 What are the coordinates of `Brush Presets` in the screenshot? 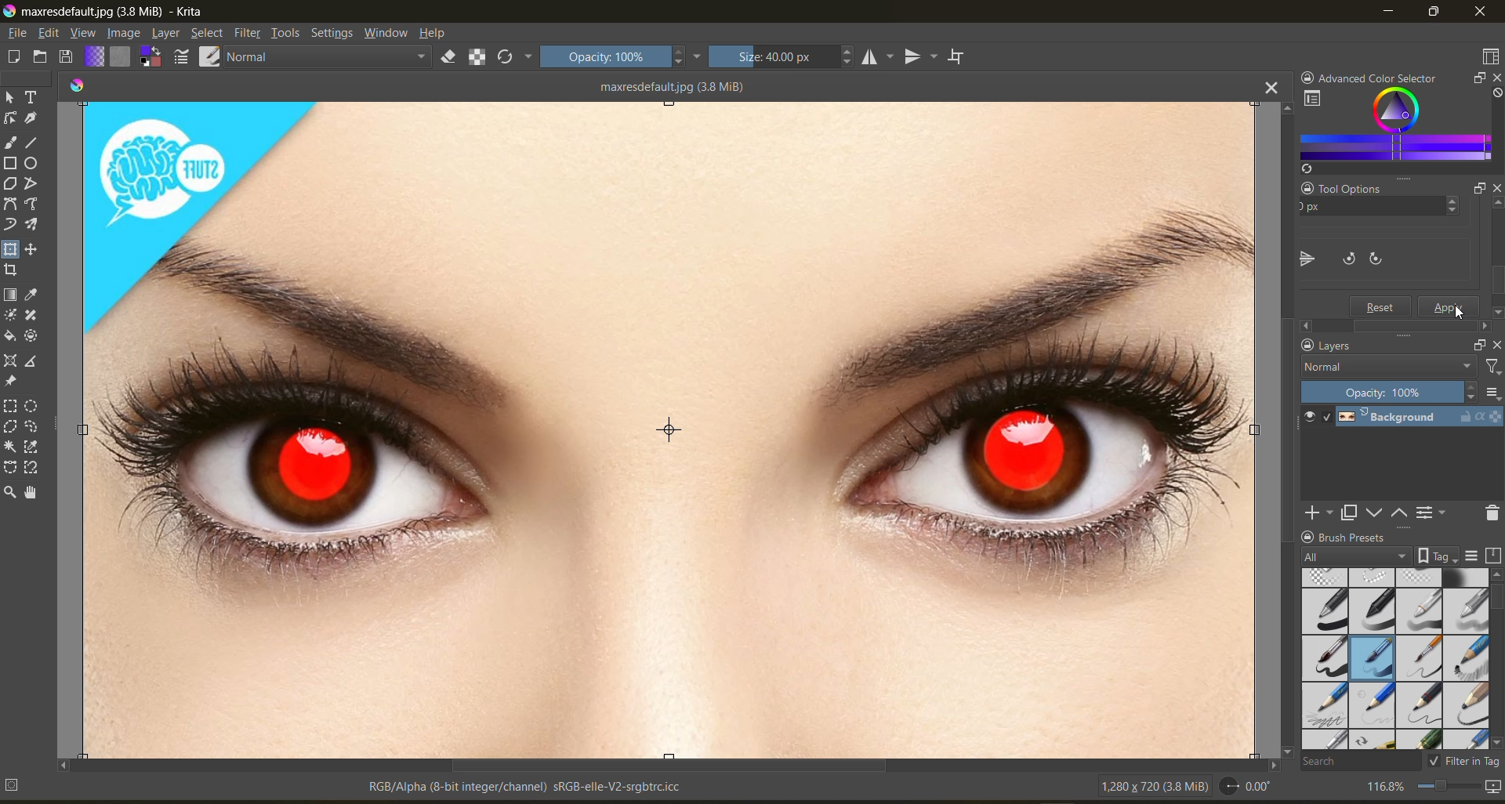 It's located at (1386, 537).